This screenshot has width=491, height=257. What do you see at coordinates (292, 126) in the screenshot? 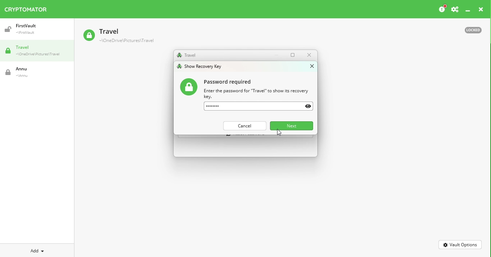
I see `Next` at bounding box center [292, 126].